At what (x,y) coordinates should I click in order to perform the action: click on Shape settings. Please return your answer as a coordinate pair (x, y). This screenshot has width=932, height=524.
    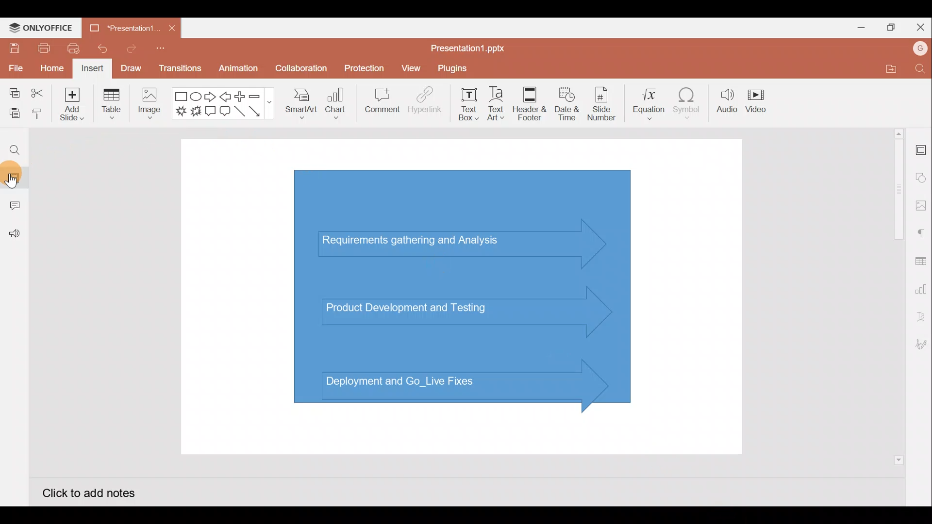
    Looking at the image, I should click on (921, 174).